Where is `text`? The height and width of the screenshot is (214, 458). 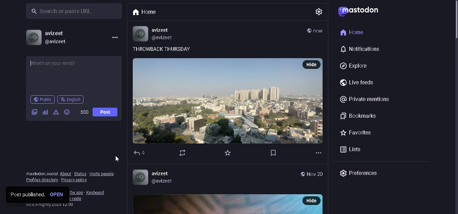
text is located at coordinates (42, 174).